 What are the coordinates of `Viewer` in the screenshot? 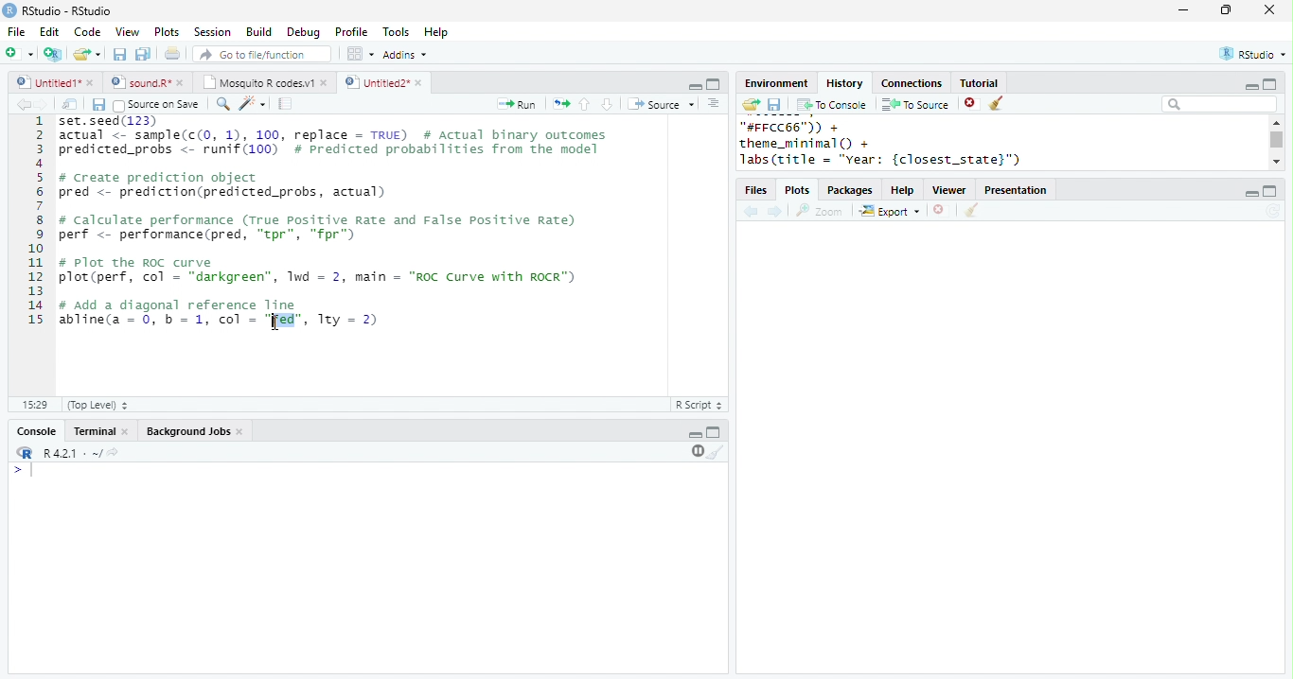 It's located at (950, 191).